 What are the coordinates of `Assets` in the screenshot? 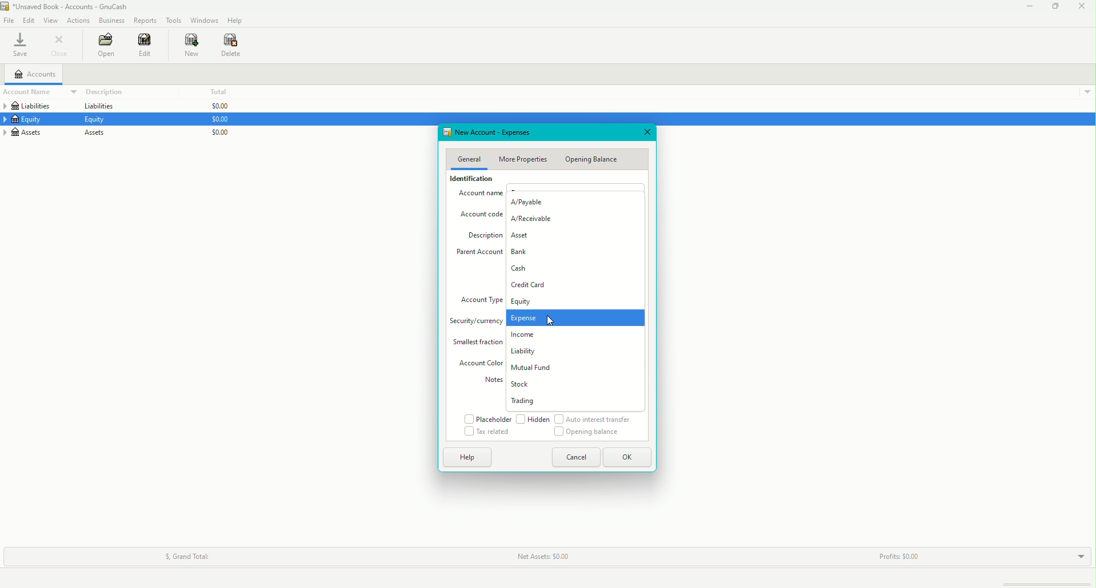 It's located at (96, 133).